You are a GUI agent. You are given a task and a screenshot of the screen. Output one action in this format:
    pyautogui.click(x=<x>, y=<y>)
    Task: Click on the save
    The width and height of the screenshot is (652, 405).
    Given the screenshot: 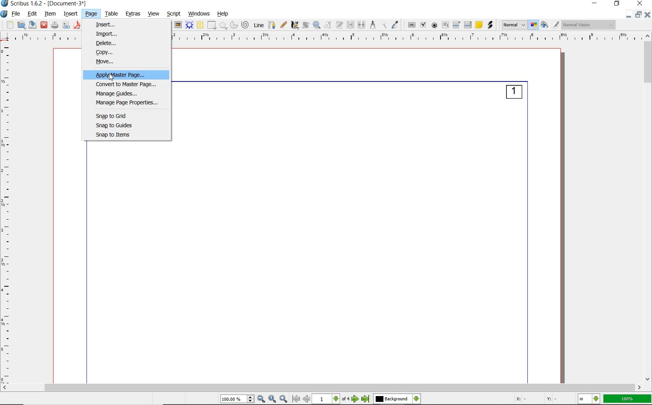 What is the action you would take?
    pyautogui.click(x=32, y=25)
    